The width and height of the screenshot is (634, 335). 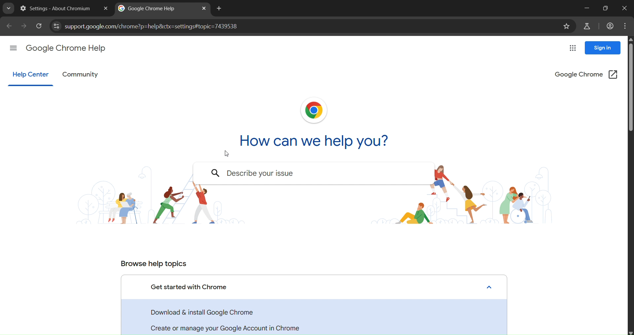 What do you see at coordinates (623, 8) in the screenshot?
I see `Close` at bounding box center [623, 8].